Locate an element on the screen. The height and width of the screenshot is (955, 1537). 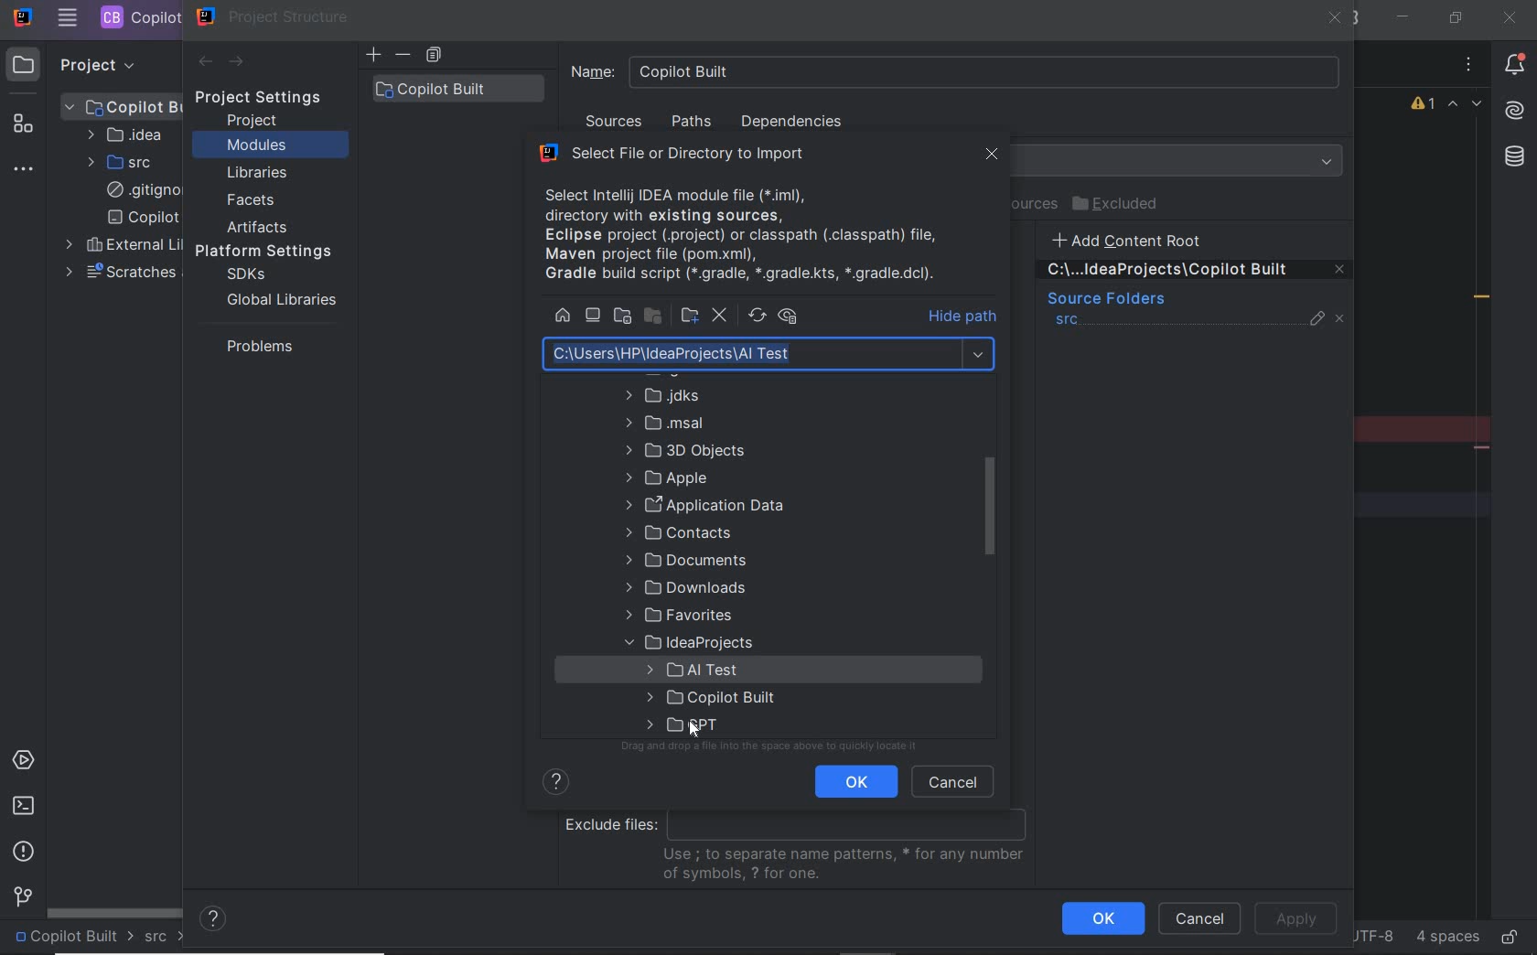
terminal is located at coordinates (23, 805).